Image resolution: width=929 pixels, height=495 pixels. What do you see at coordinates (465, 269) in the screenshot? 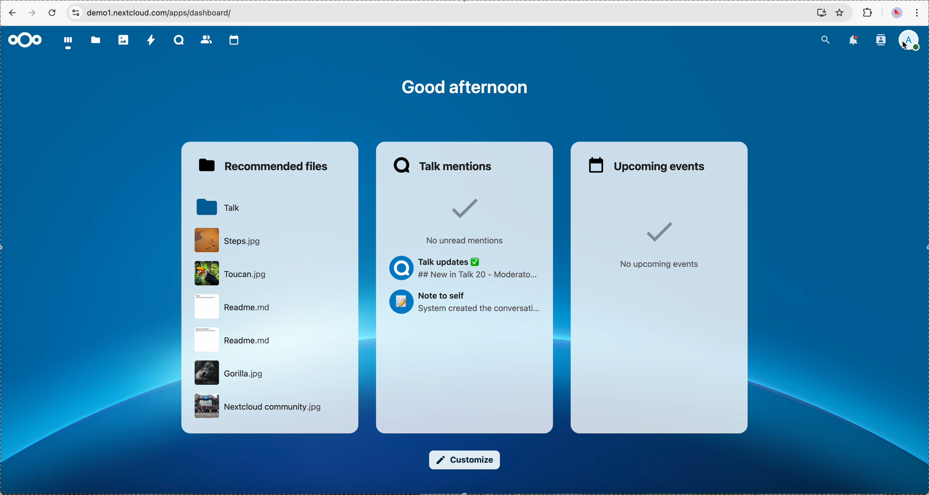
I see `Talk updates` at bounding box center [465, 269].